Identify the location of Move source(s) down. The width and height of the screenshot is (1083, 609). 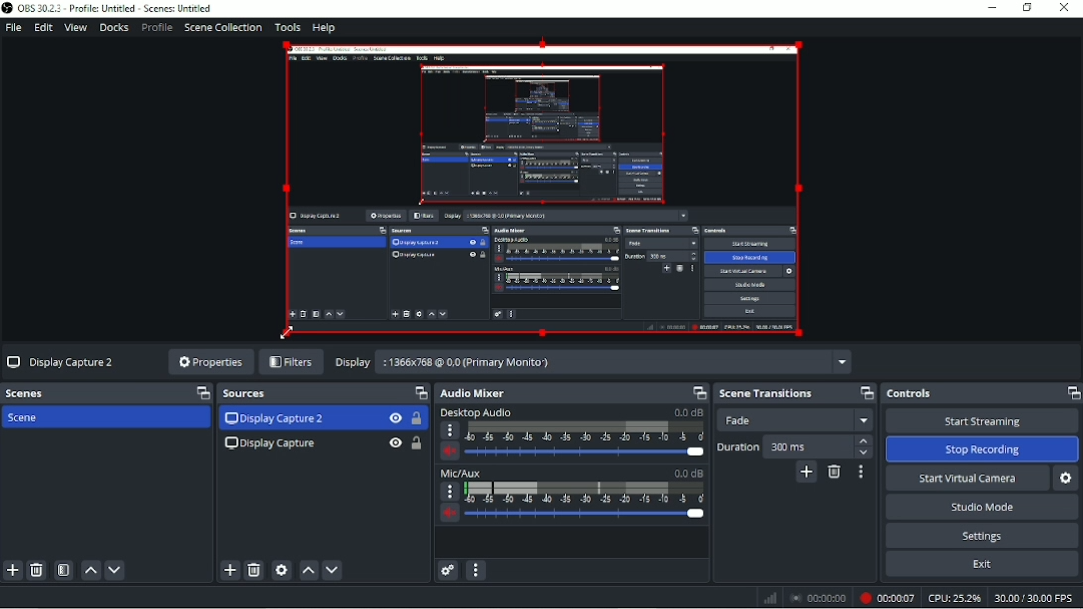
(333, 571).